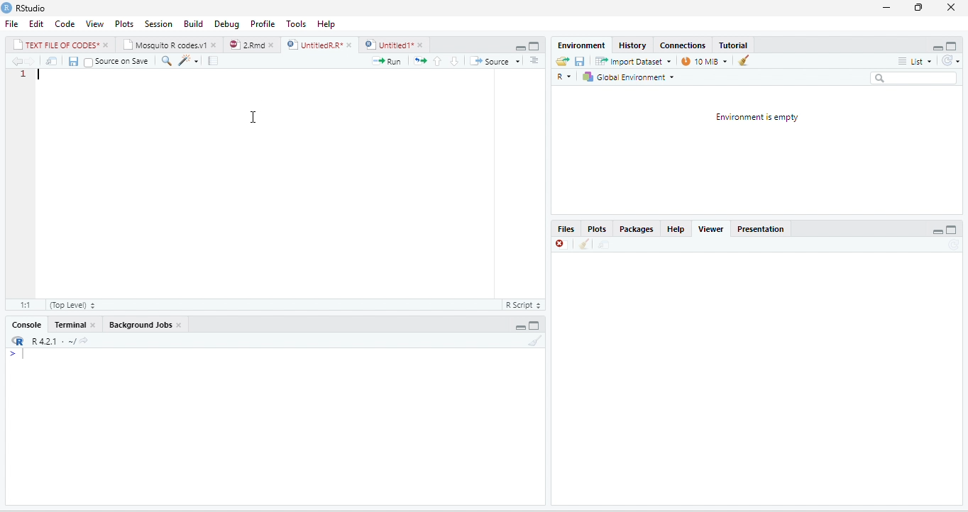  I want to click on close, so click(106, 44).